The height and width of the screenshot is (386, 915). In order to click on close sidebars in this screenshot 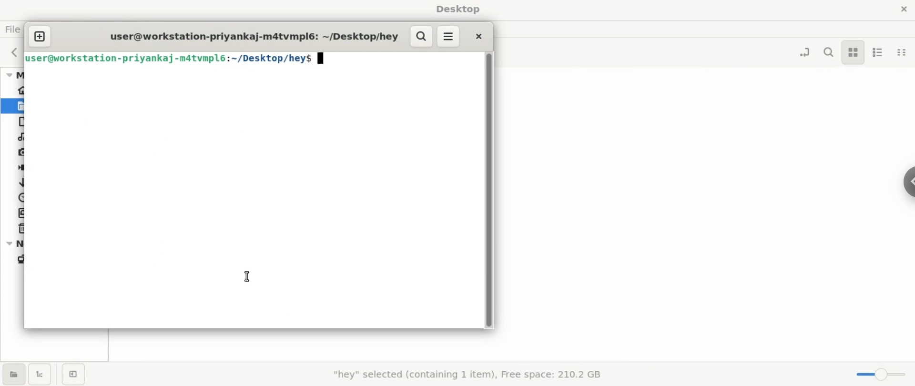, I will do `click(75, 376)`.